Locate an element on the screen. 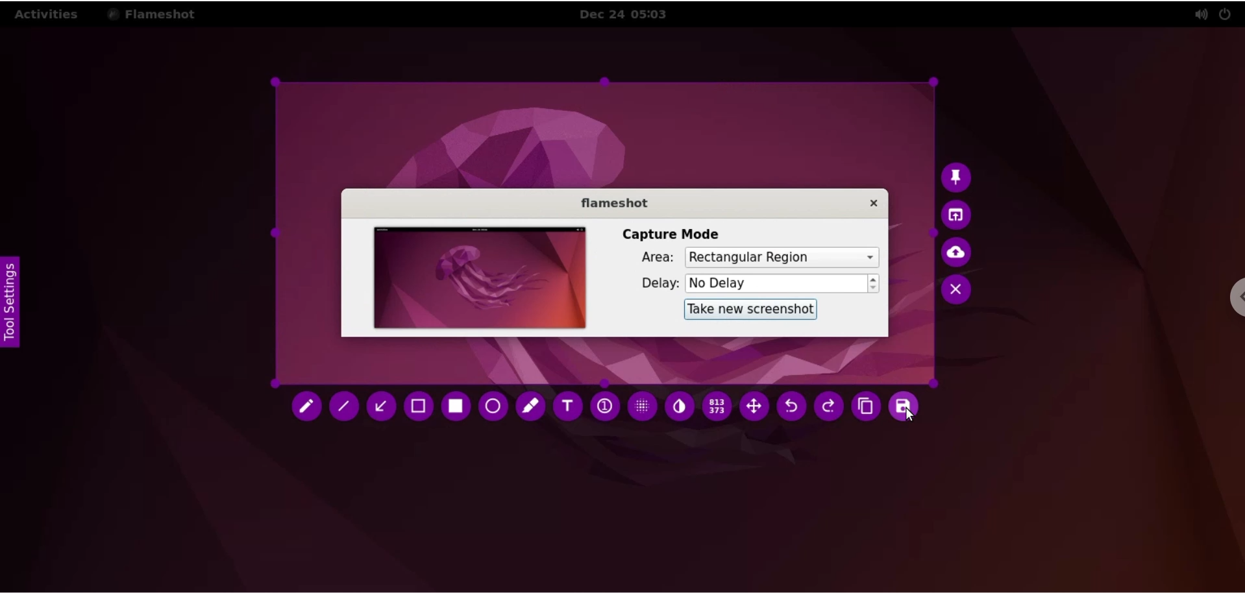  Dec 24 05:03 is located at coordinates (629, 14).